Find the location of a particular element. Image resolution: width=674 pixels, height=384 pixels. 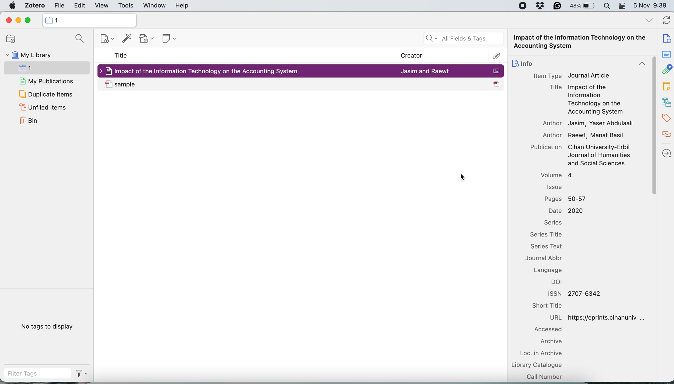

attachments is located at coordinates (497, 56).